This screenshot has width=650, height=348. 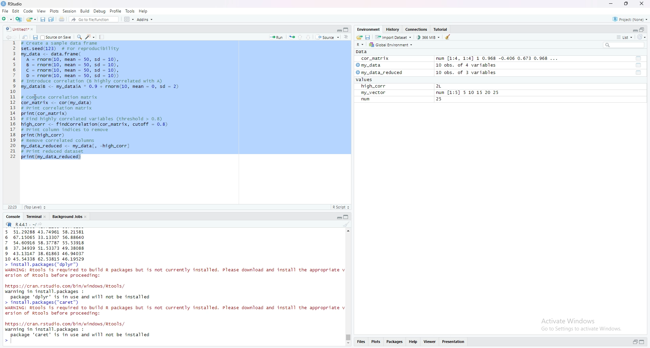 What do you see at coordinates (449, 37) in the screenshot?
I see `clean` at bounding box center [449, 37].